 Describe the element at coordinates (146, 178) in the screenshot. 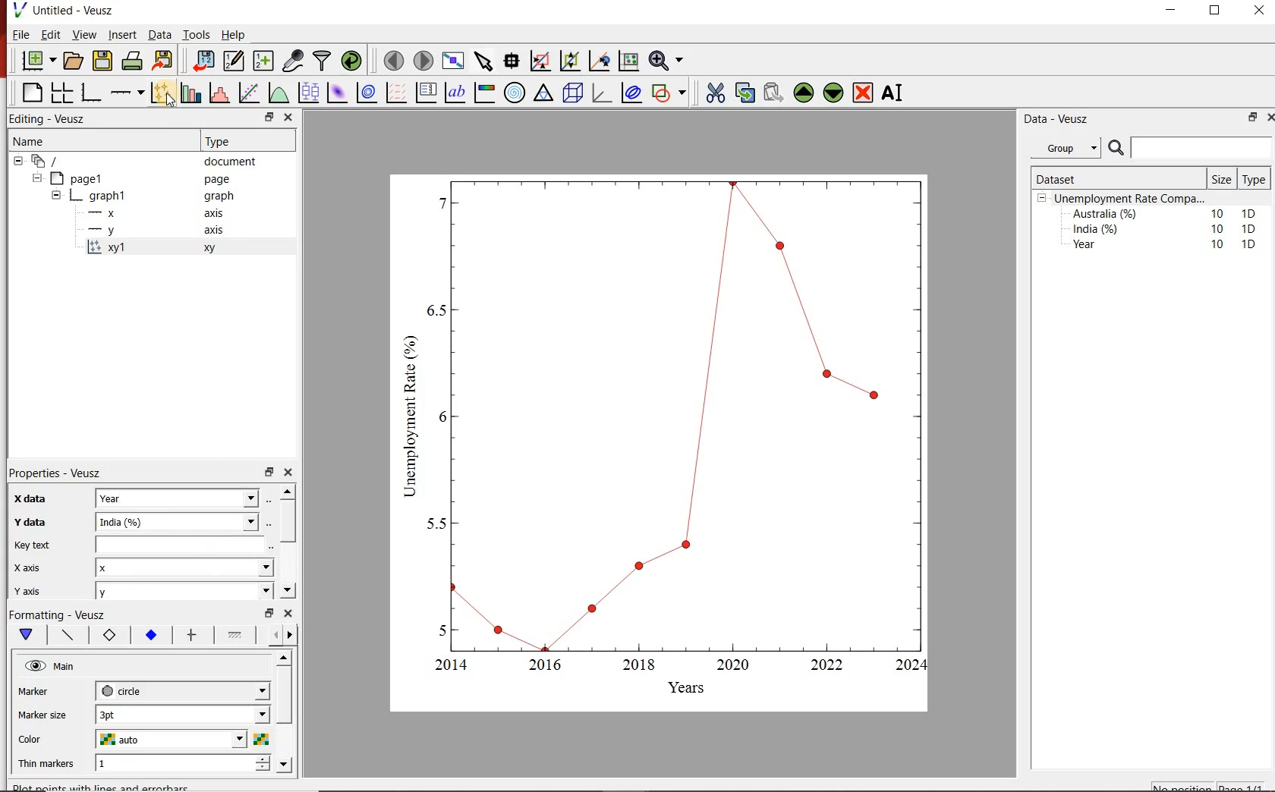

I see `page1 page` at that location.